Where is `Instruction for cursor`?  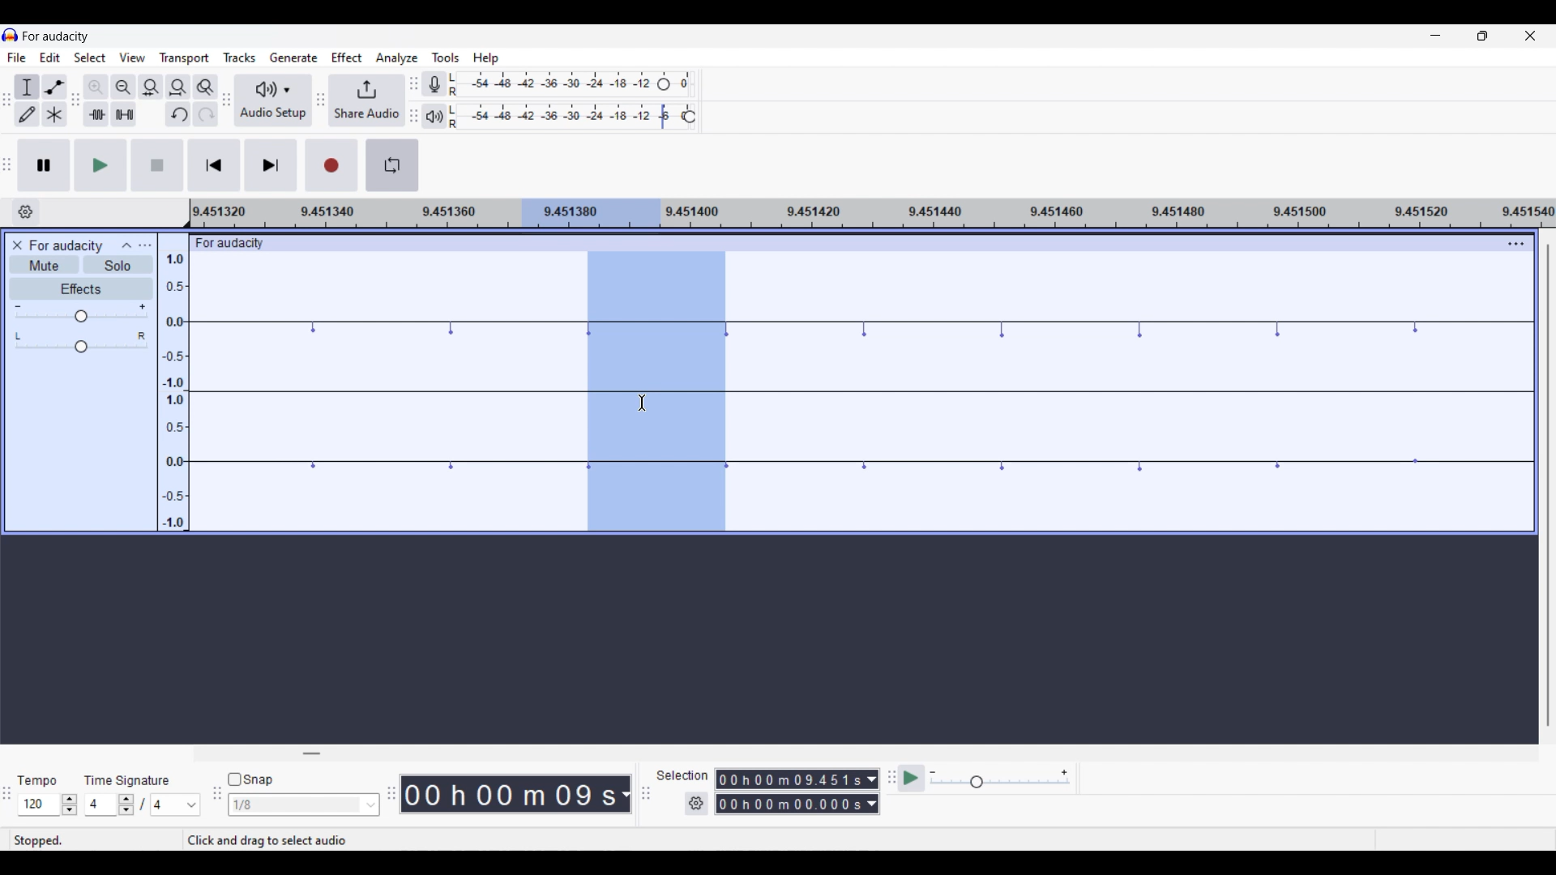
Instruction for cursor is located at coordinates (267, 839).